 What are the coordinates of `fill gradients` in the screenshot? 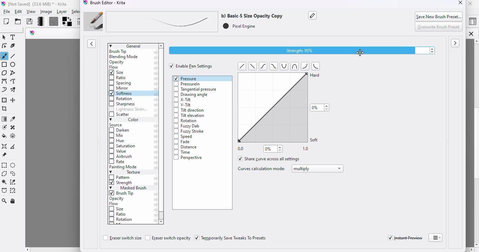 It's located at (39, 22).